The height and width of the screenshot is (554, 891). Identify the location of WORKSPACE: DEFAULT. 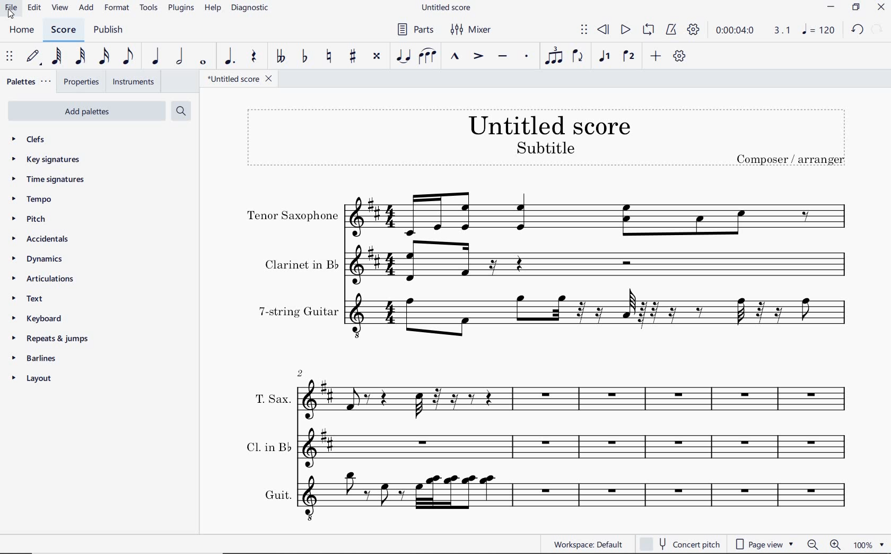
(576, 544).